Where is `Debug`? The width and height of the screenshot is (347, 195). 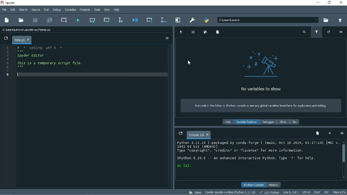 Debug is located at coordinates (57, 10).